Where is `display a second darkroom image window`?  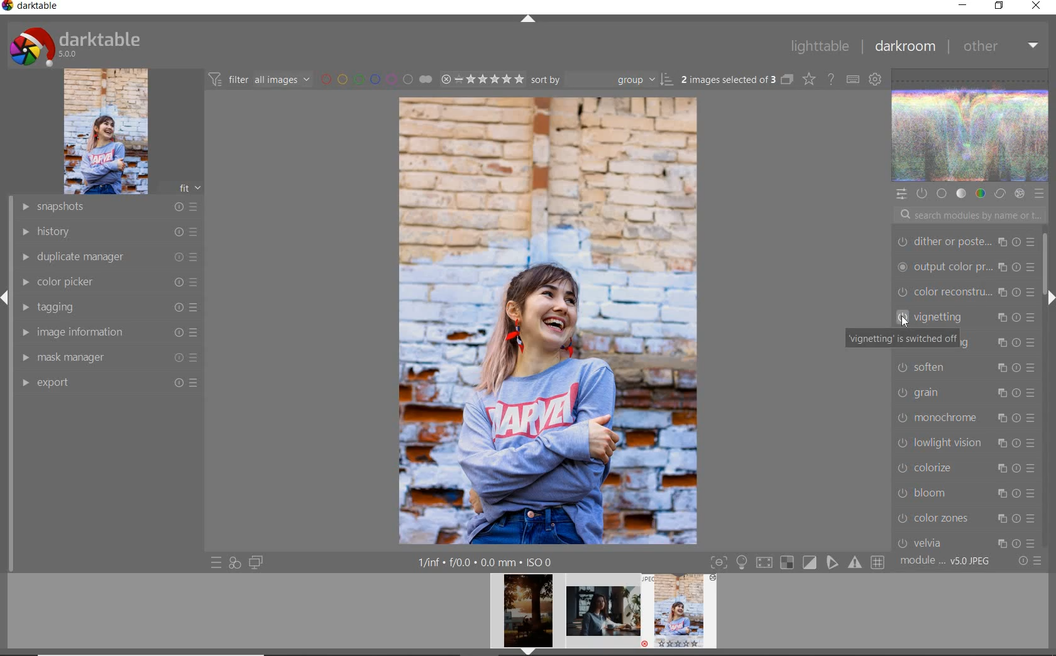 display a second darkroom image window is located at coordinates (256, 562).